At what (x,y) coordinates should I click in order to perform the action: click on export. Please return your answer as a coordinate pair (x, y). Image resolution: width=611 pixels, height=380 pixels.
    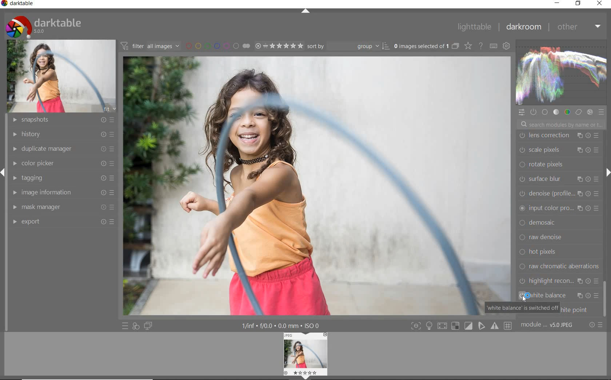
    Looking at the image, I should click on (63, 222).